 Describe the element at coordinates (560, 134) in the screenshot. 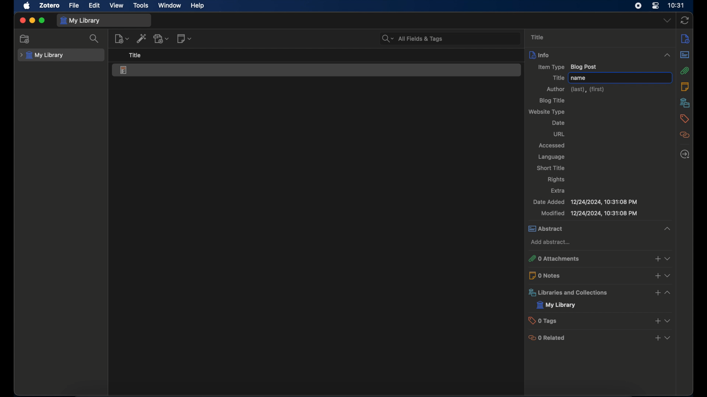

I see `url` at that location.